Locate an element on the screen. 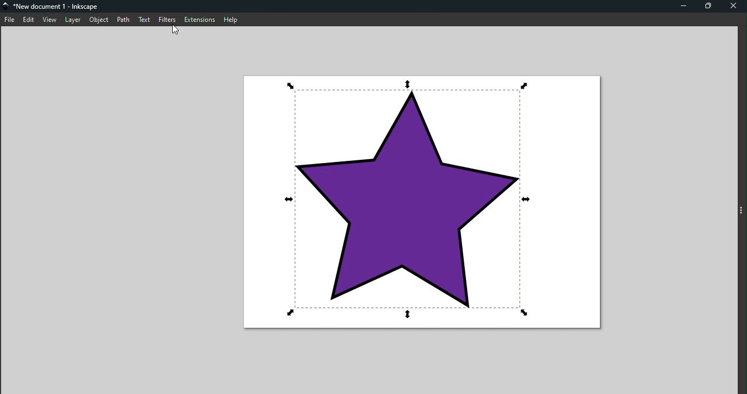 The image size is (747, 394). Path is located at coordinates (124, 20).